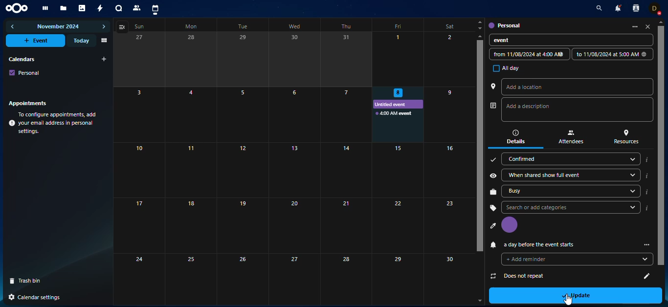  I want to click on event, so click(37, 41).